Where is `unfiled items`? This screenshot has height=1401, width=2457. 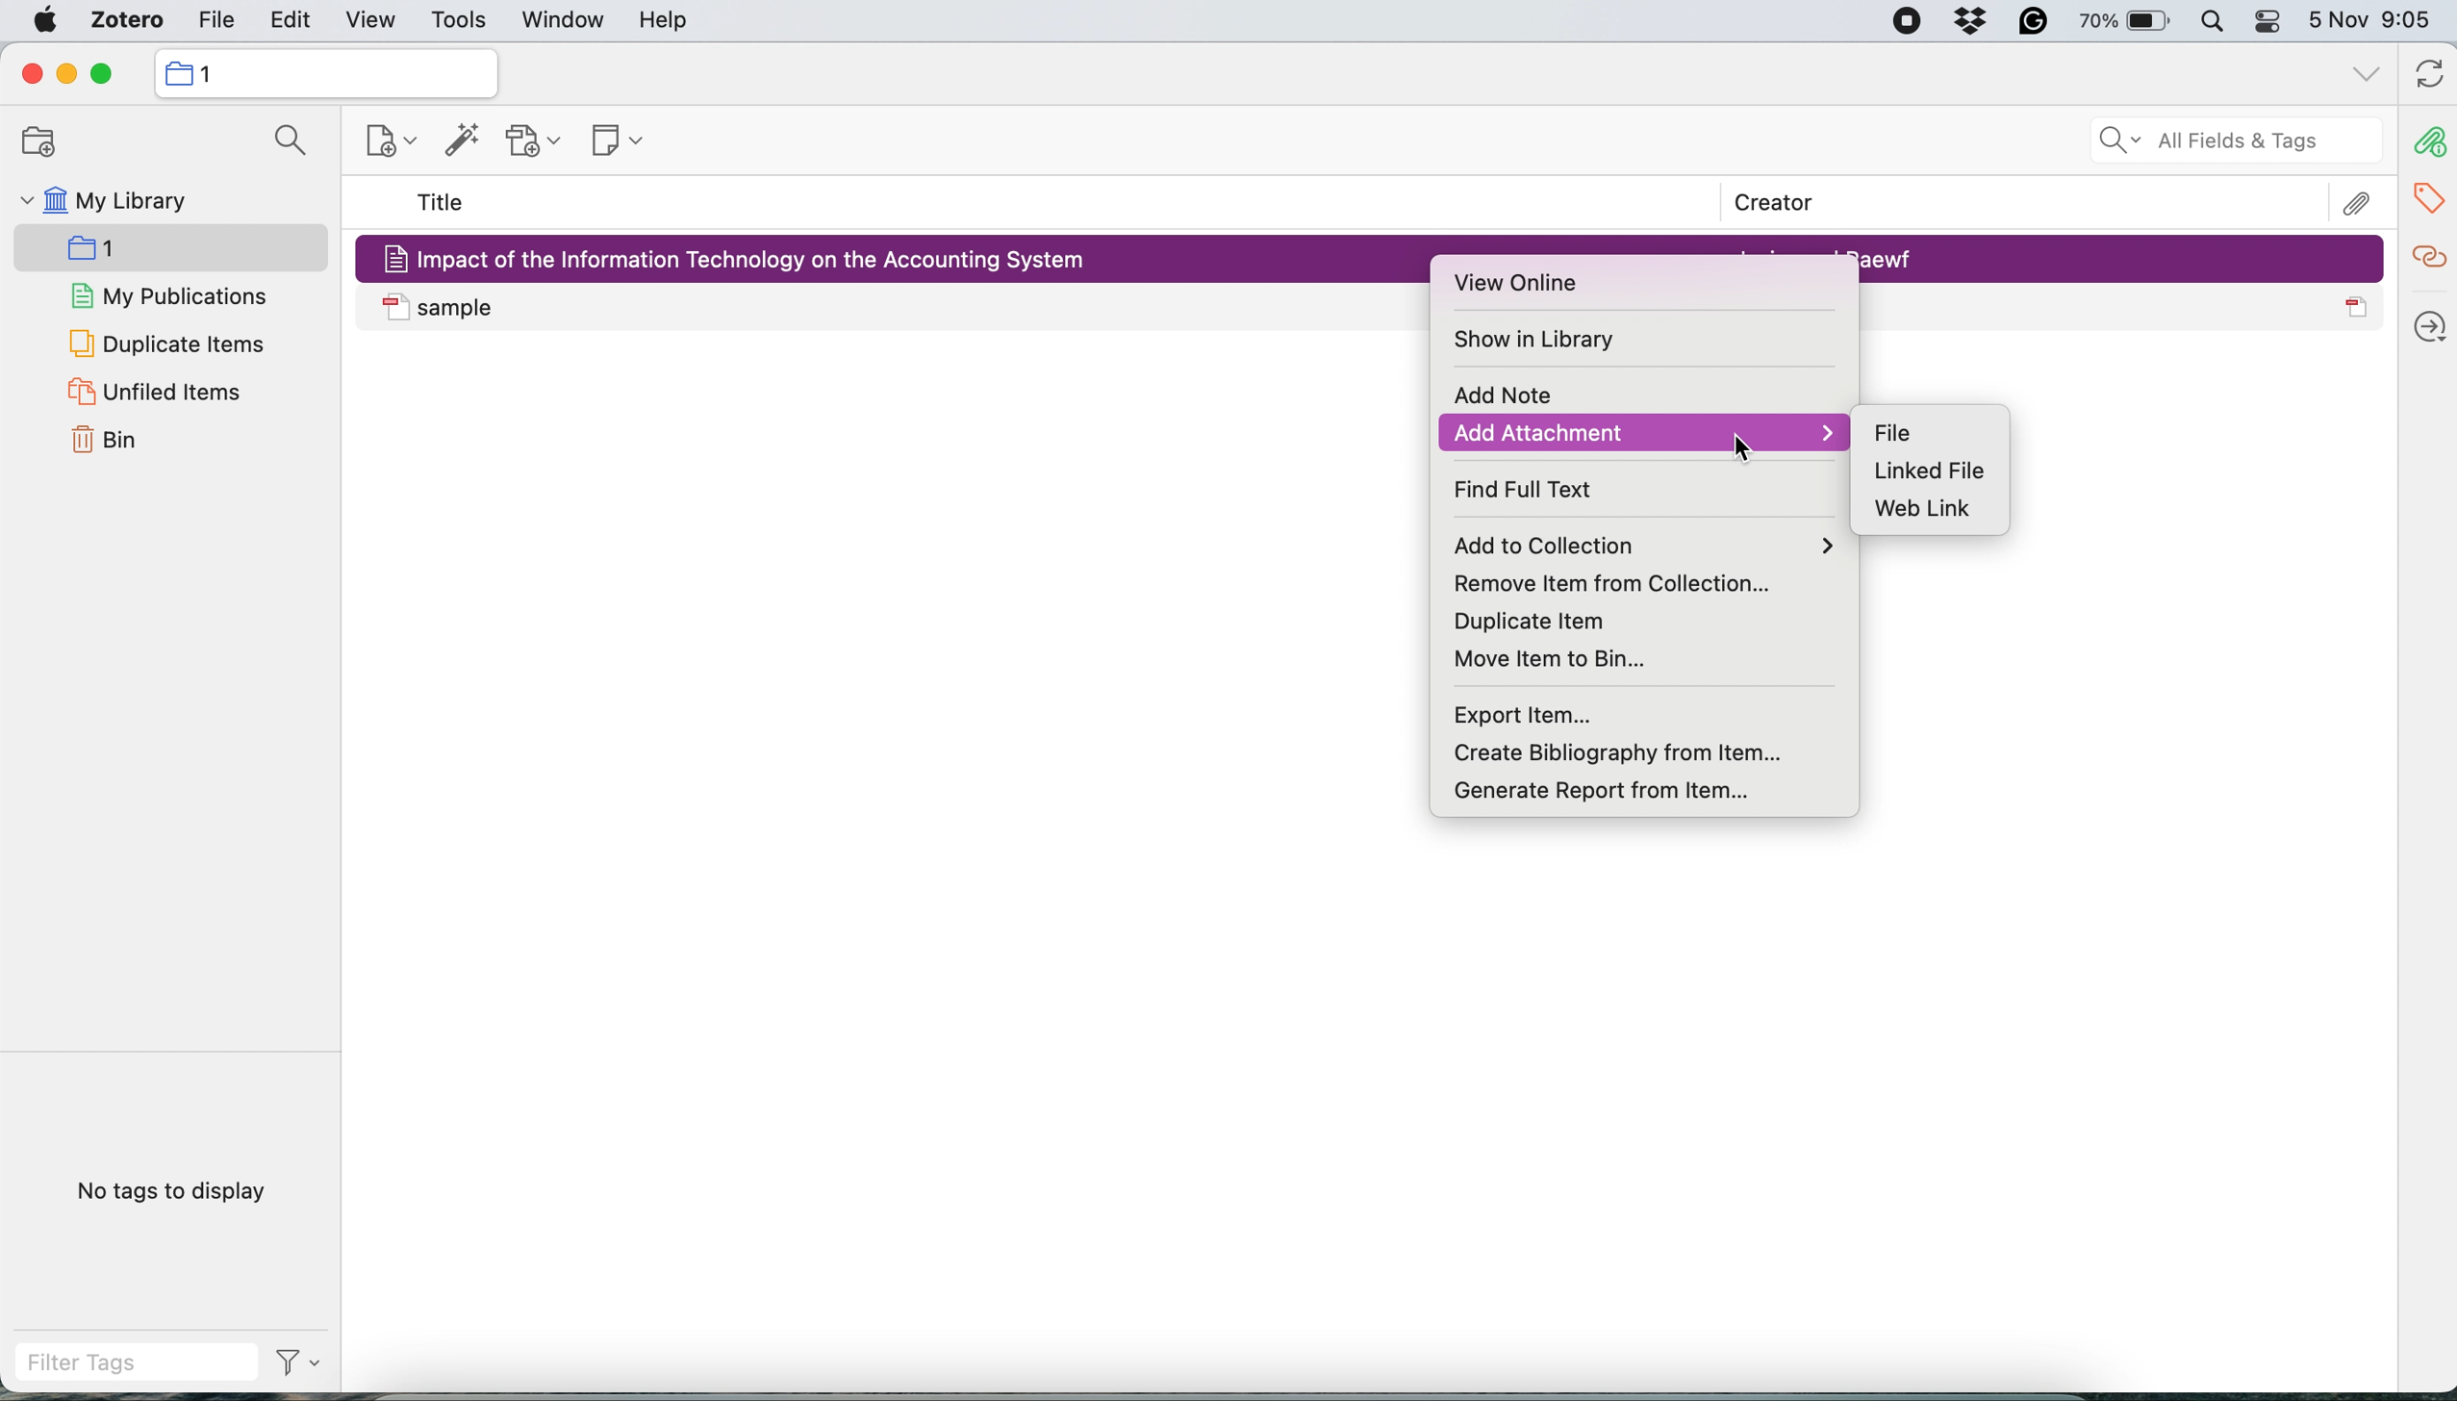
unfiled items is located at coordinates (153, 393).